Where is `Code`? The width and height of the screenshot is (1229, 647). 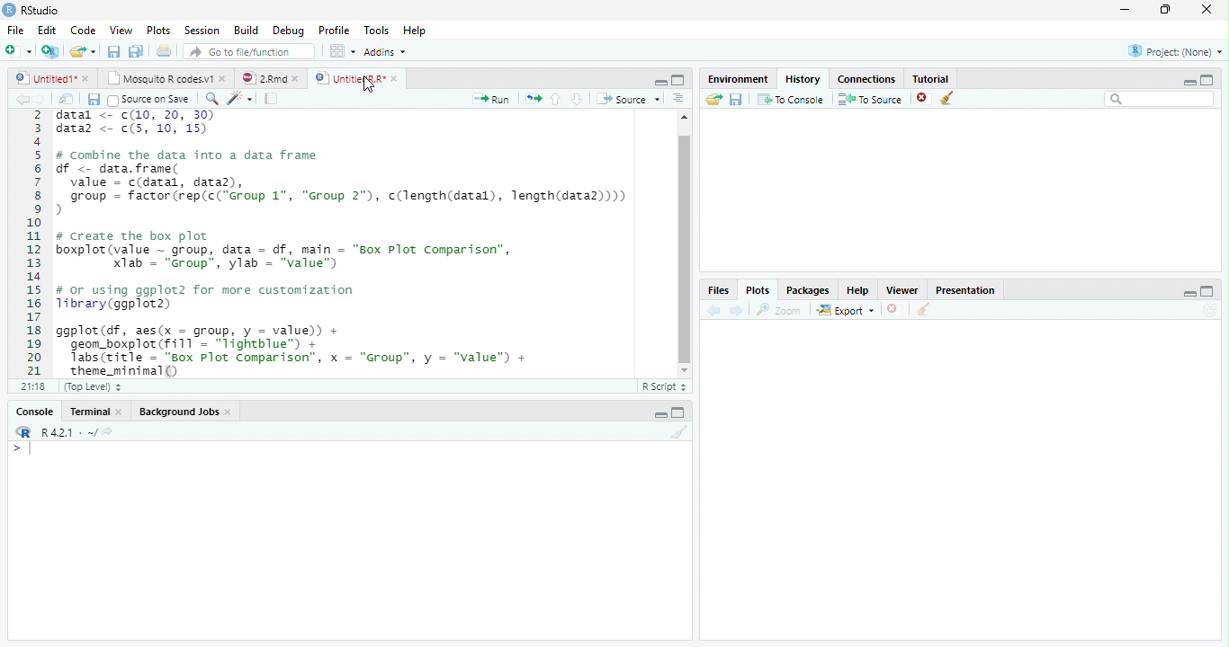 Code is located at coordinates (82, 31).